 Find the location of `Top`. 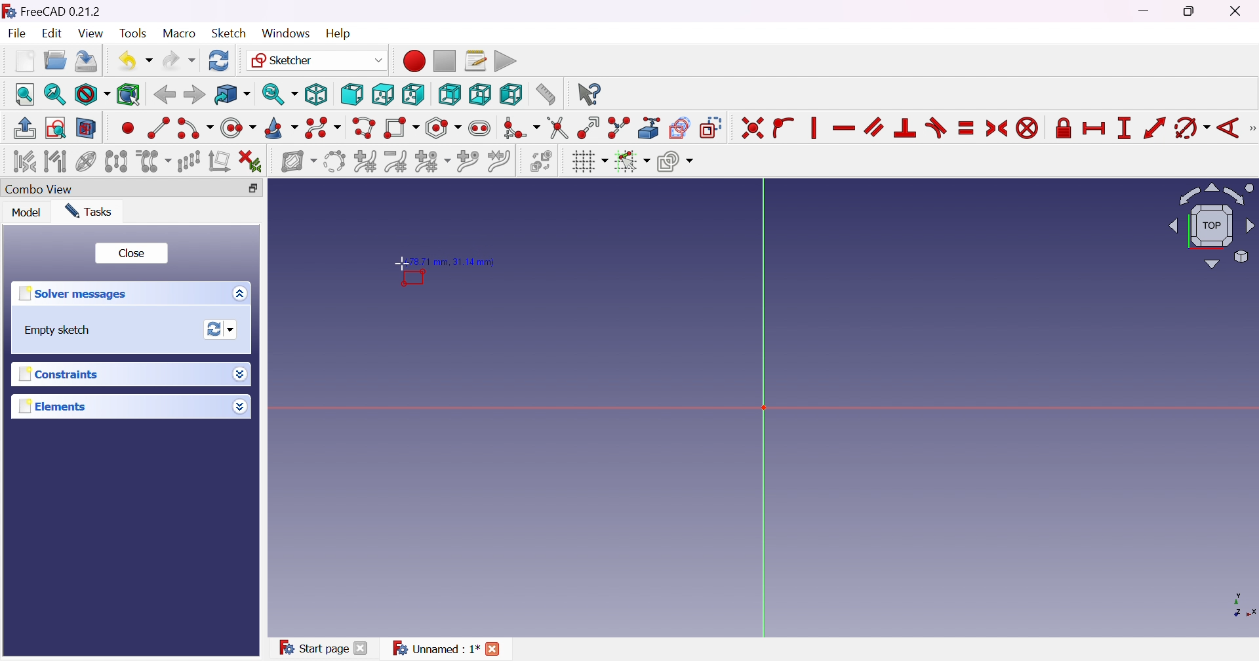

Top is located at coordinates (384, 94).